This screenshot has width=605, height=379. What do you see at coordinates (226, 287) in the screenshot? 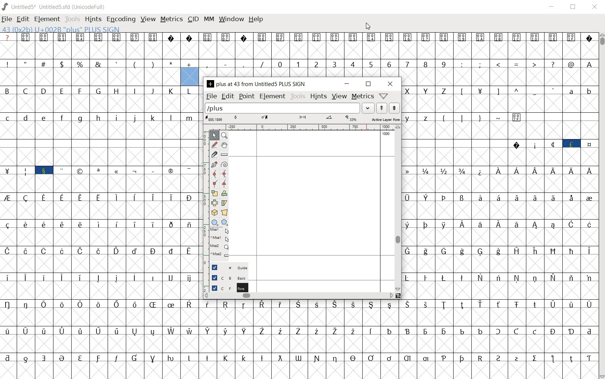
I see `foreground` at bounding box center [226, 287].